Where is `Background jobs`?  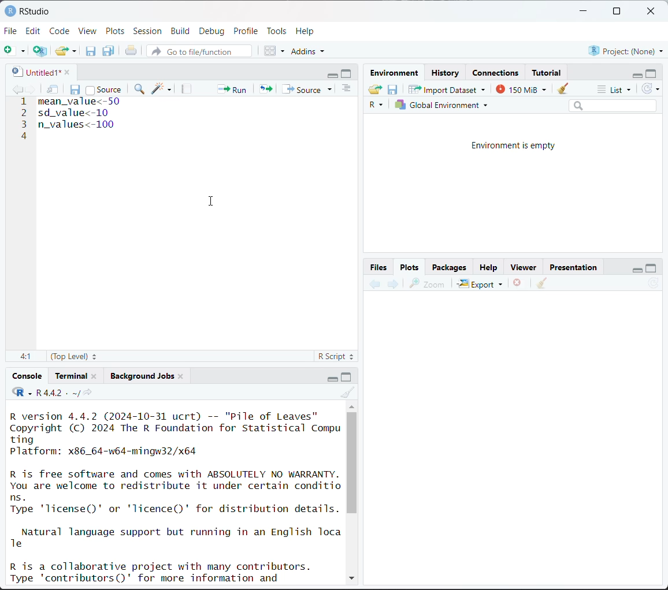 Background jobs is located at coordinates (142, 376).